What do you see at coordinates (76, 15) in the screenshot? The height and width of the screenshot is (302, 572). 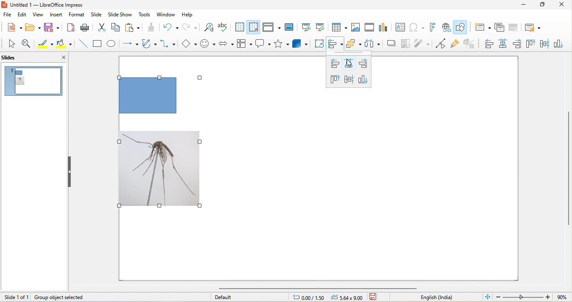 I see `format` at bounding box center [76, 15].